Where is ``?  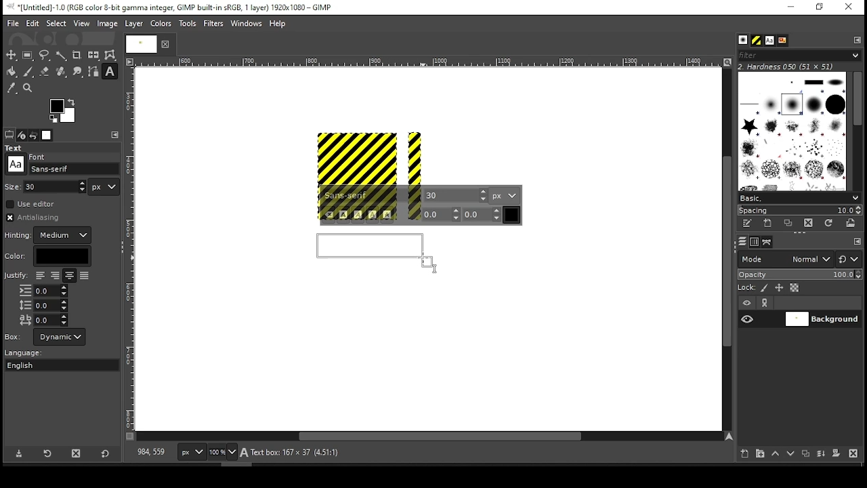
 is located at coordinates (426, 62).